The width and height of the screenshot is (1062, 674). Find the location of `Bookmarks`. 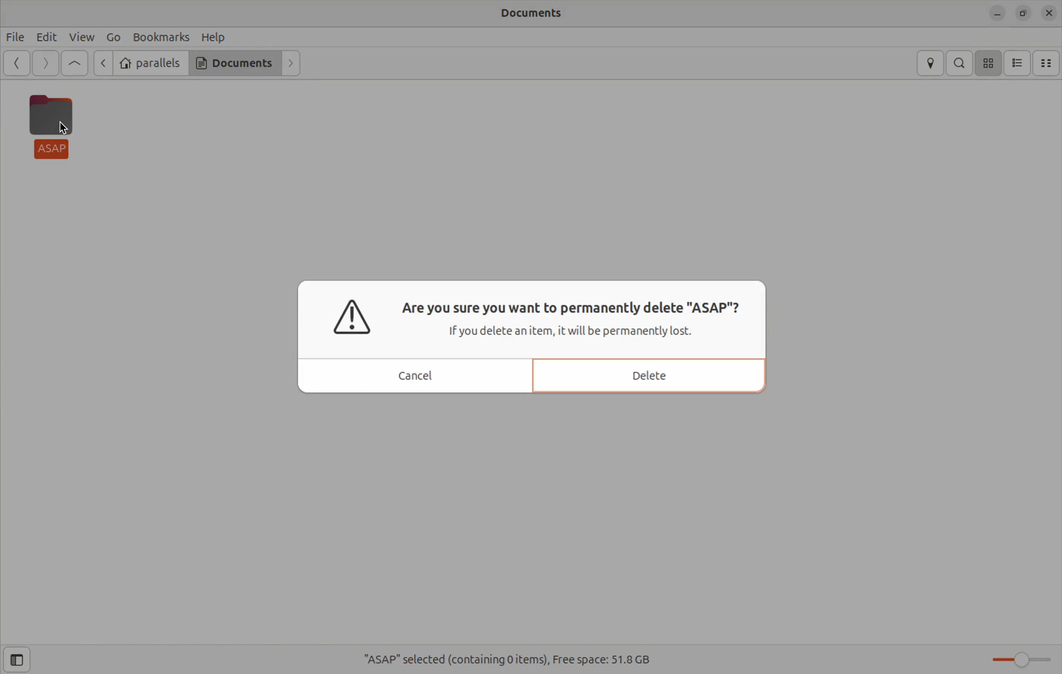

Bookmarks is located at coordinates (161, 37).